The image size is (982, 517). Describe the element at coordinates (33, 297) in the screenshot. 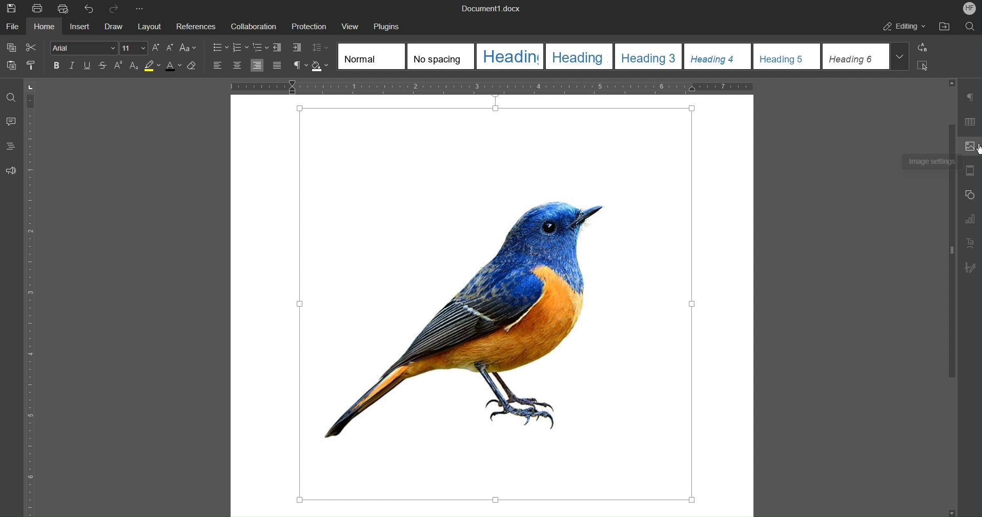

I see `Vertical Ruler` at that location.